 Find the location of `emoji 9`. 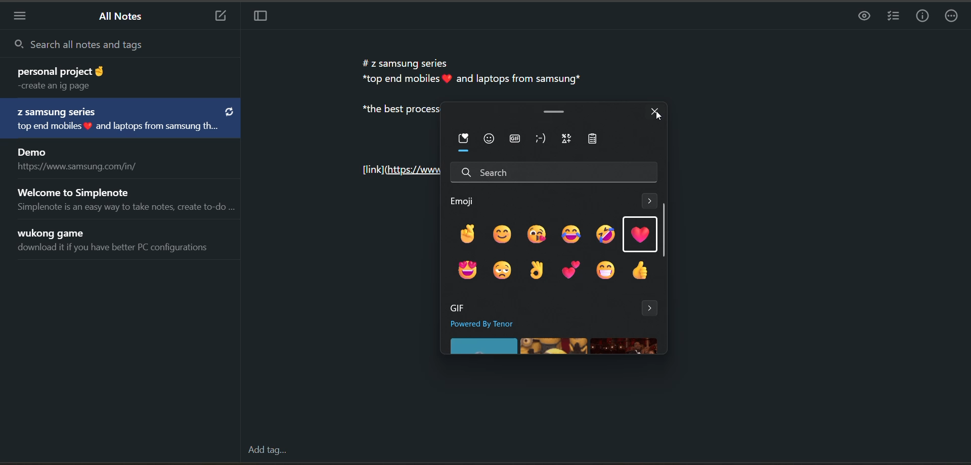

emoji 9 is located at coordinates (538, 271).